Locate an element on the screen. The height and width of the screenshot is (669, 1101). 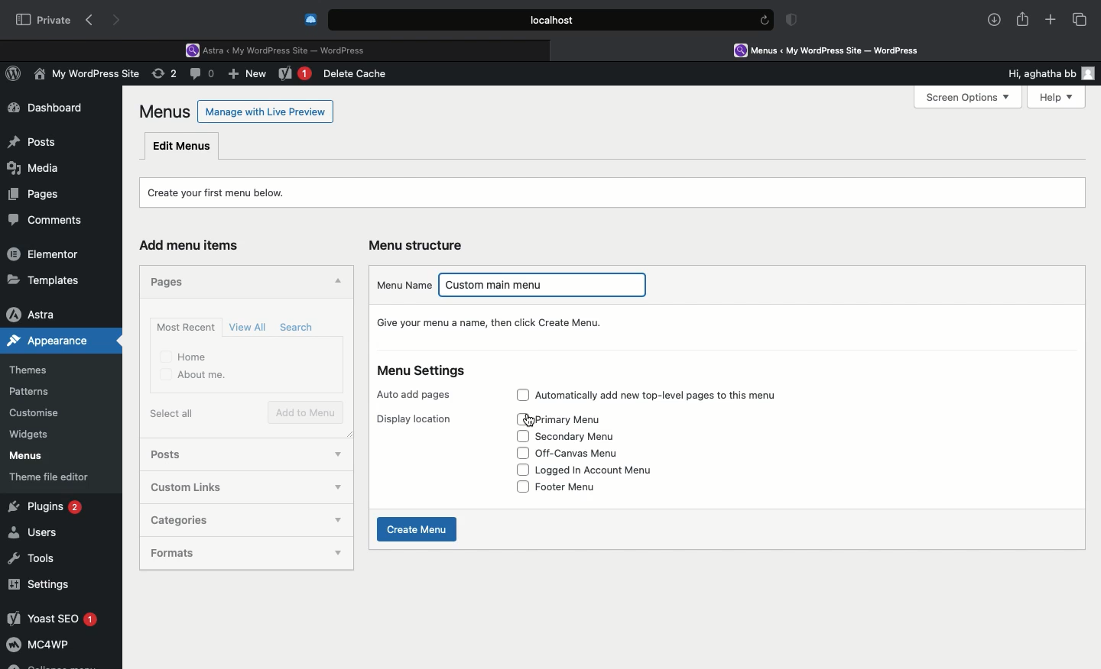
Pages is located at coordinates (171, 280).